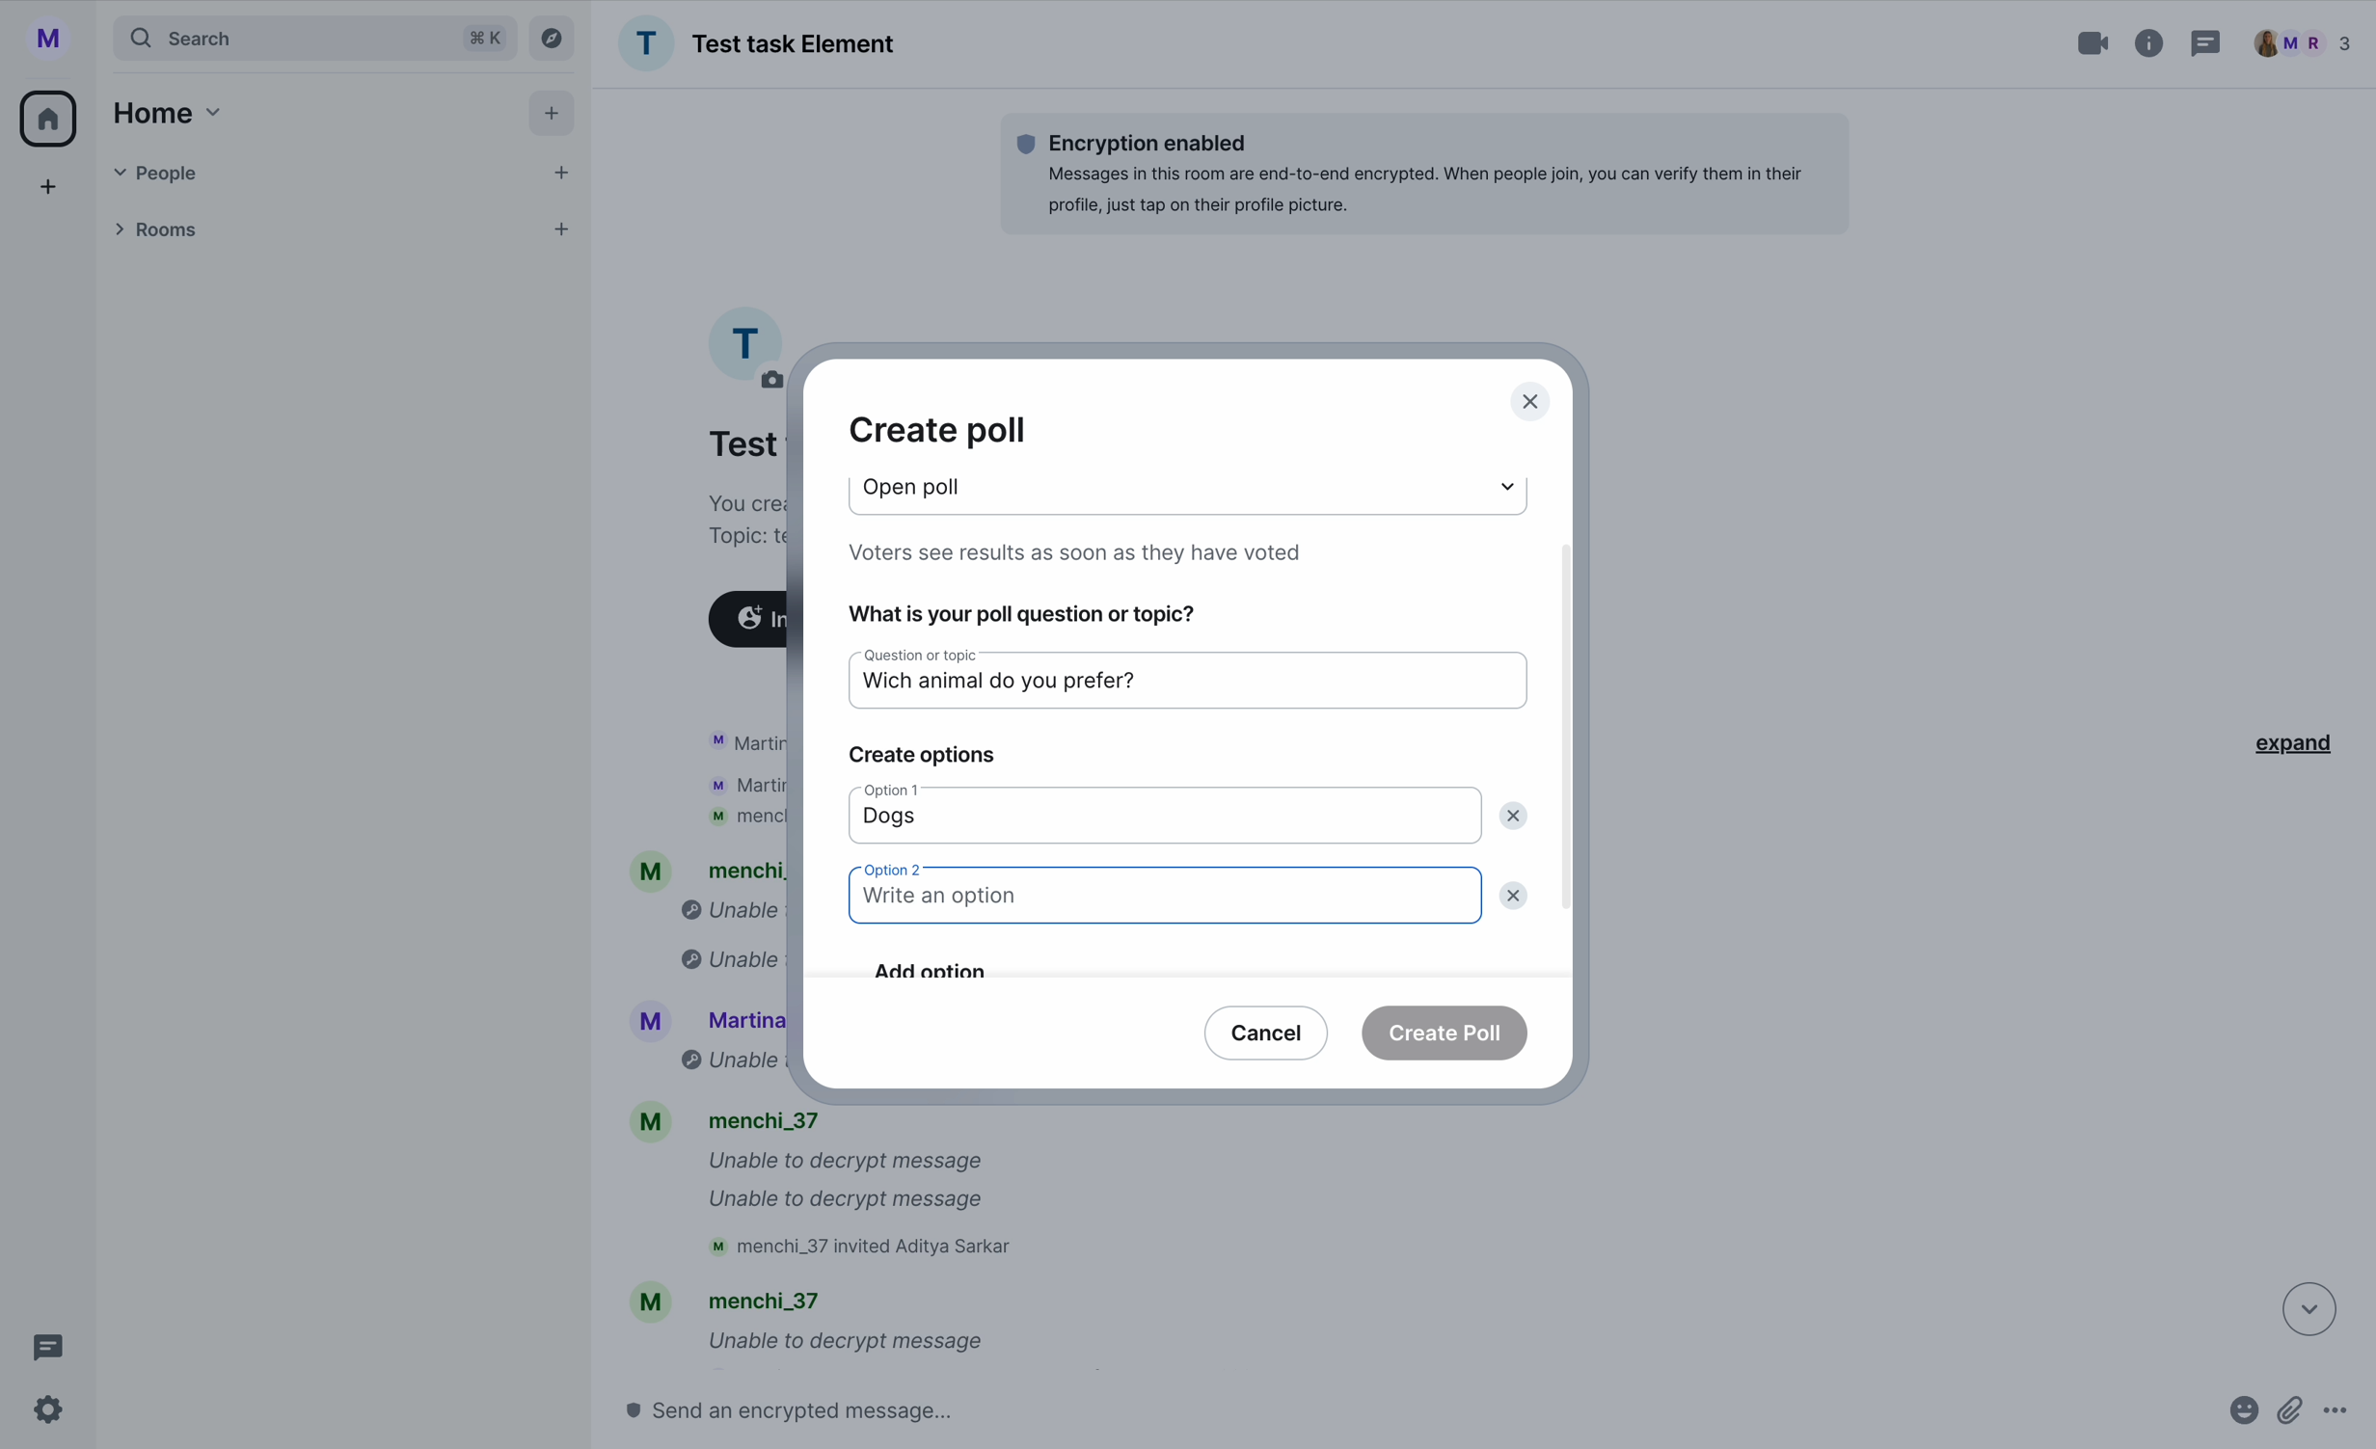  I want to click on dropdown, so click(1507, 484).